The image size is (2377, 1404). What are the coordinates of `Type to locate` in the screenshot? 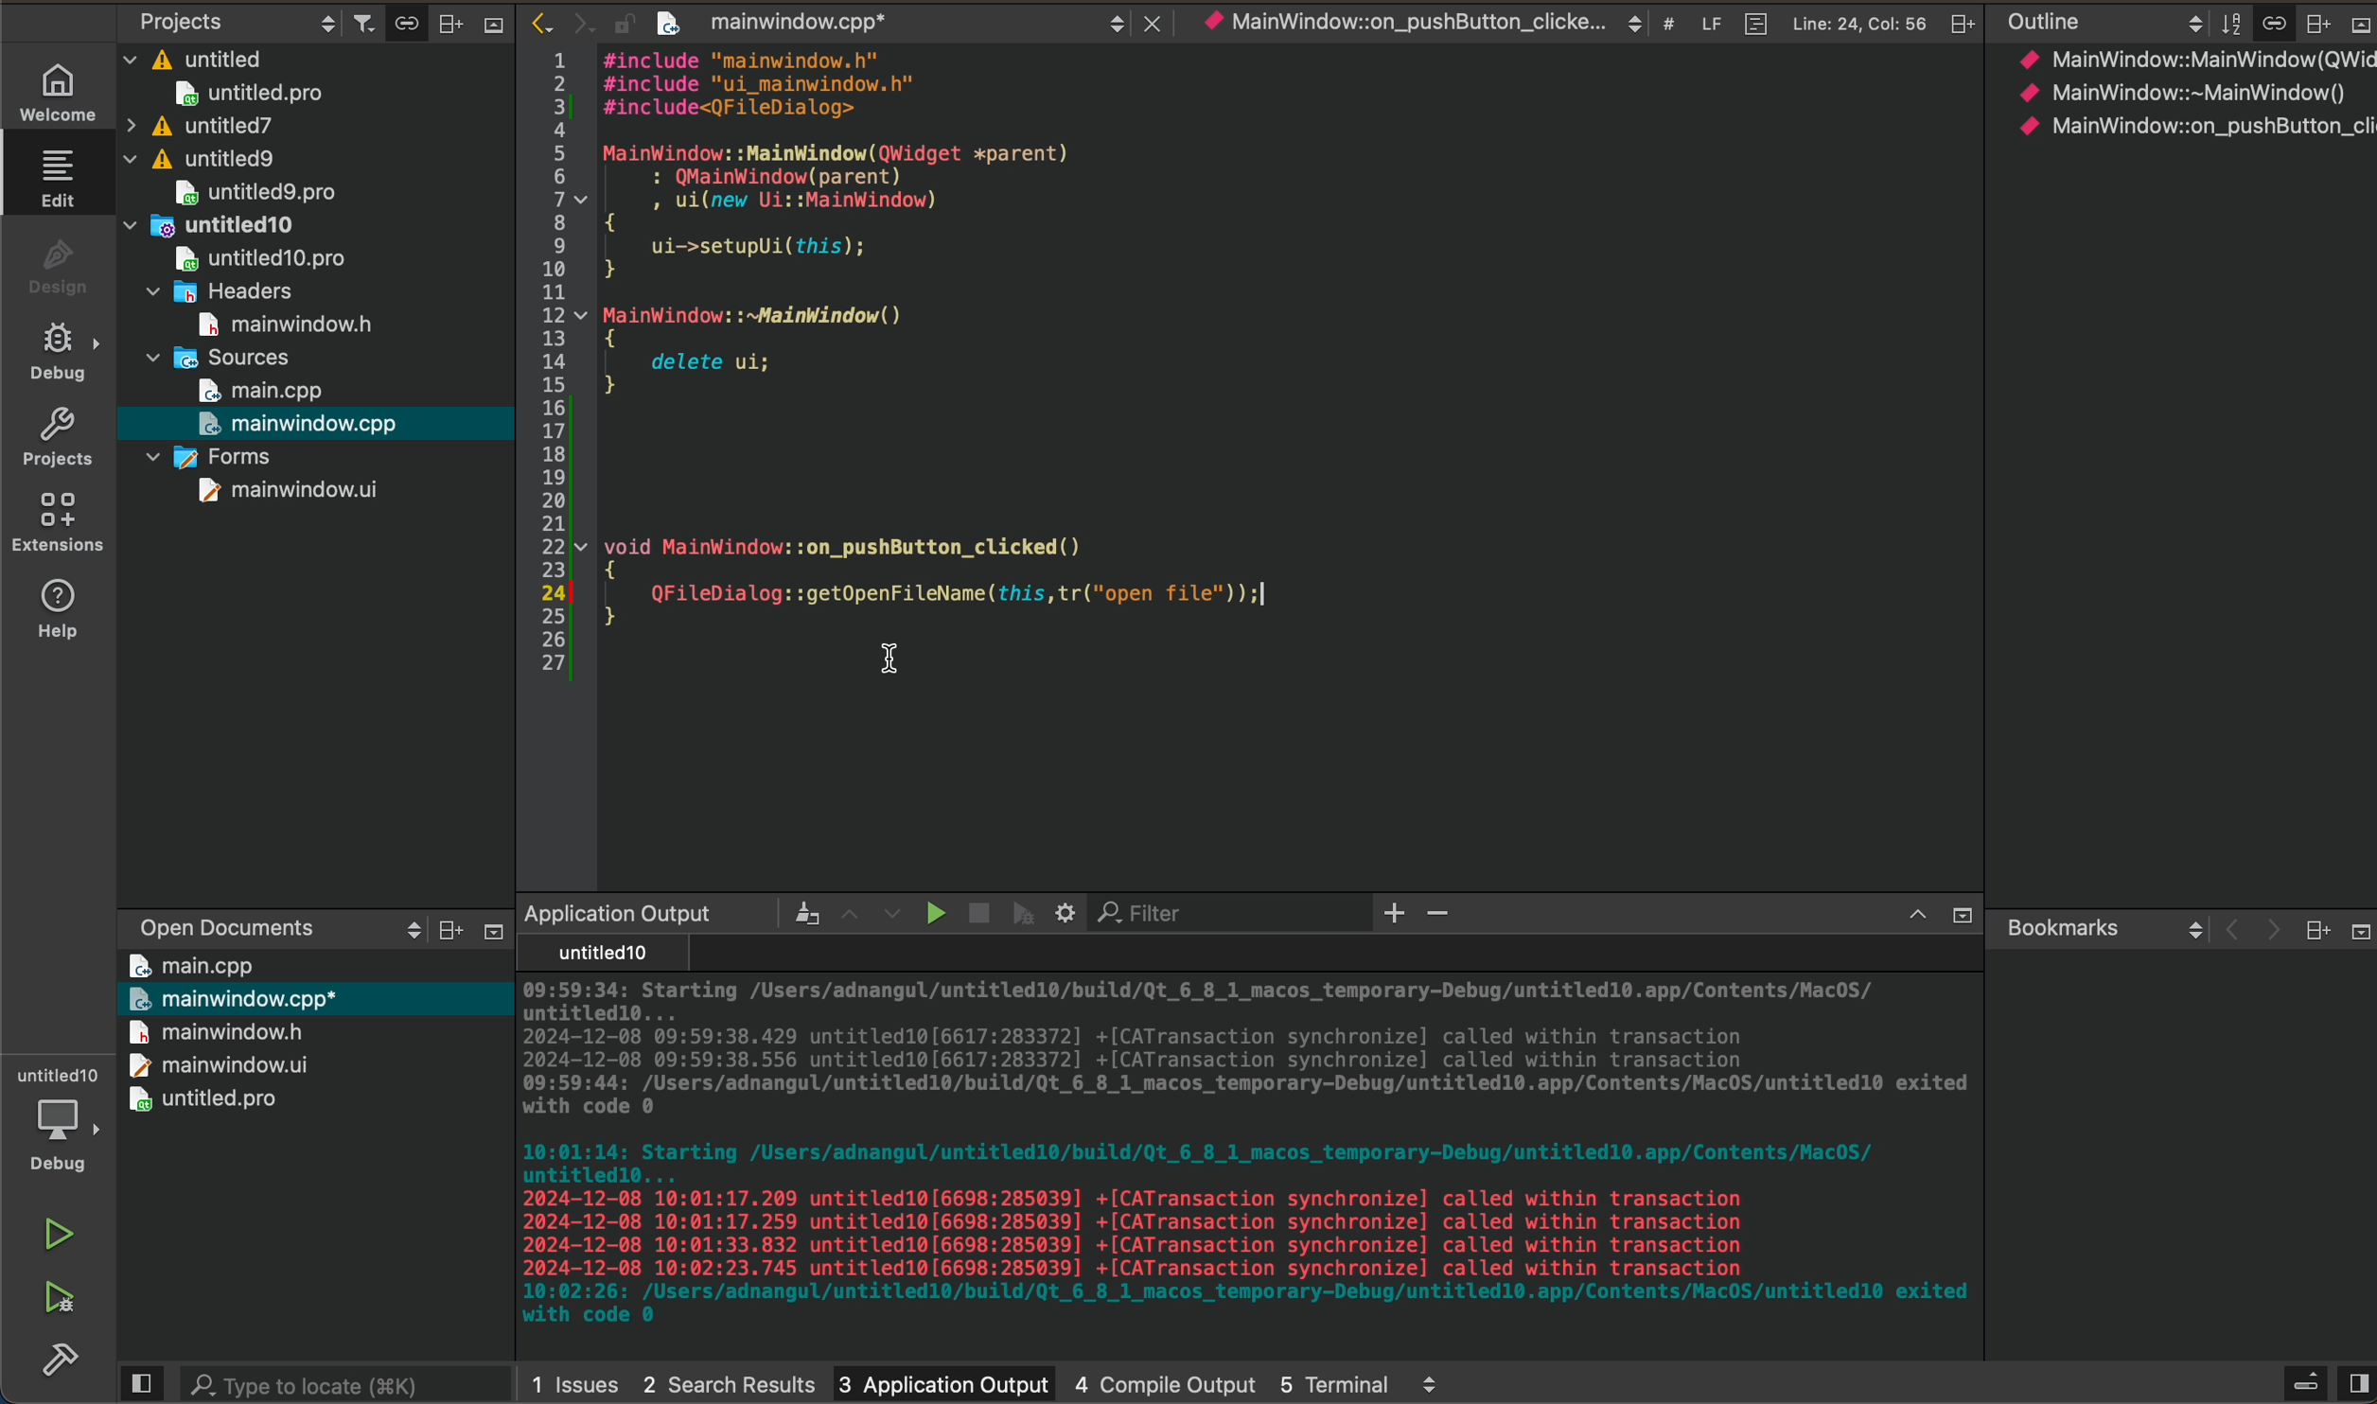 It's located at (308, 1381).